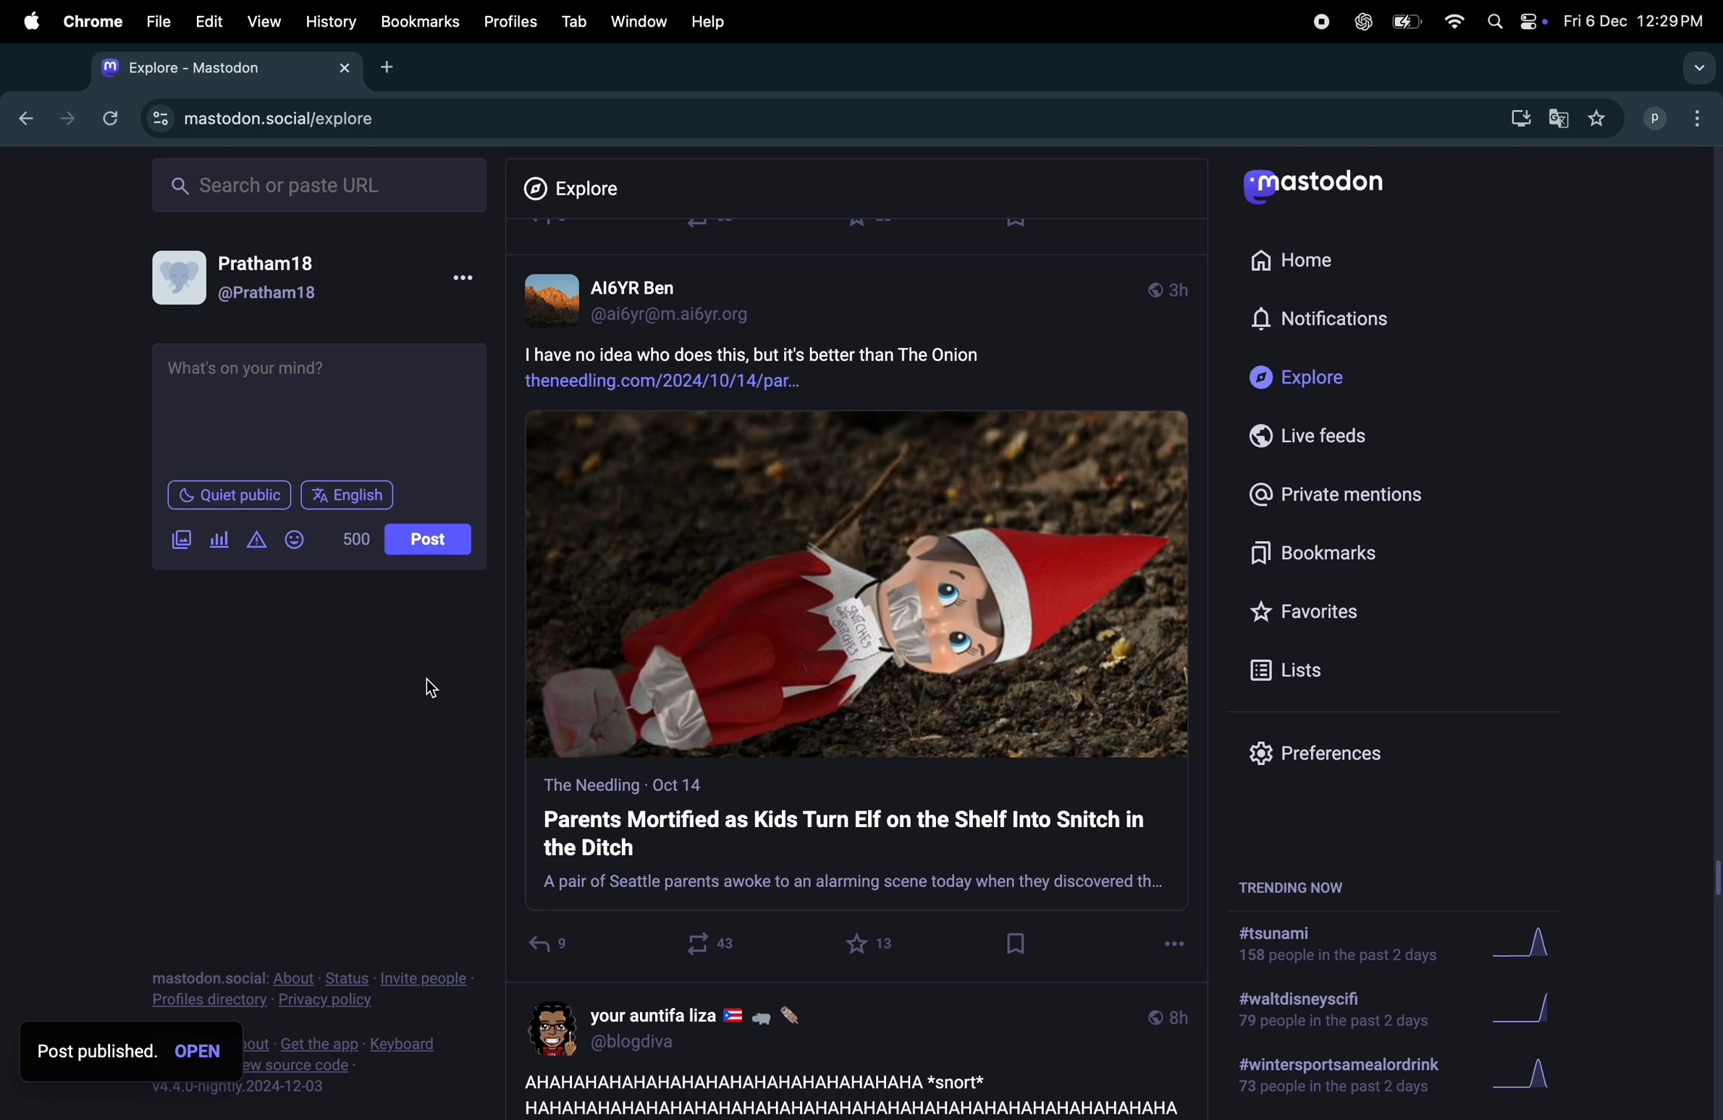 The height and width of the screenshot is (1120, 1723). I want to click on Home, so click(1301, 258).